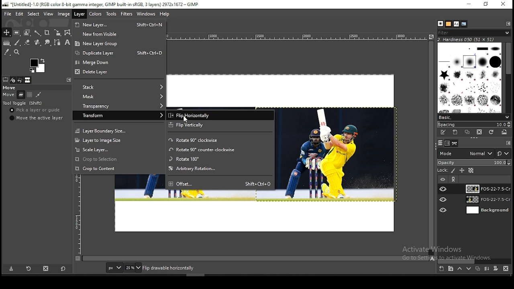  What do you see at coordinates (451, 269) in the screenshot?
I see `new layer group` at bounding box center [451, 269].